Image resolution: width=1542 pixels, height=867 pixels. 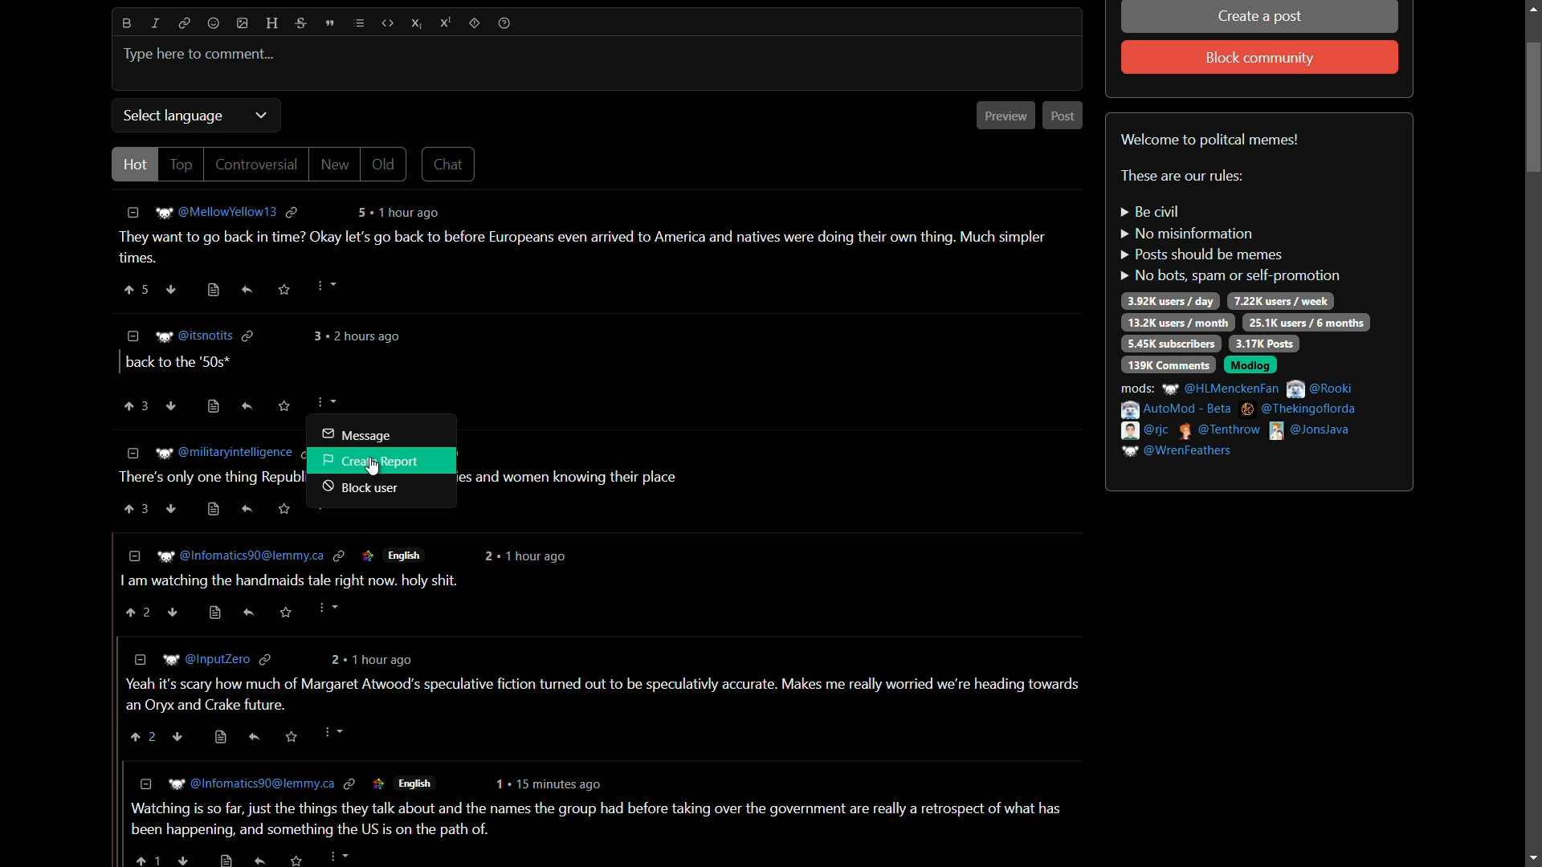 I want to click on help, so click(x=504, y=23).